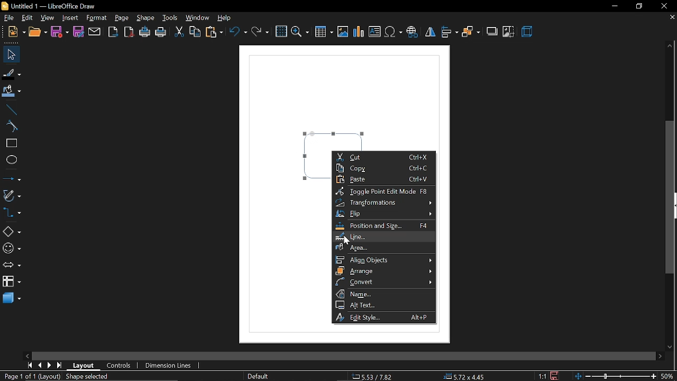 This screenshot has width=677, height=381. Describe the element at coordinates (670, 45) in the screenshot. I see `Move up` at that location.